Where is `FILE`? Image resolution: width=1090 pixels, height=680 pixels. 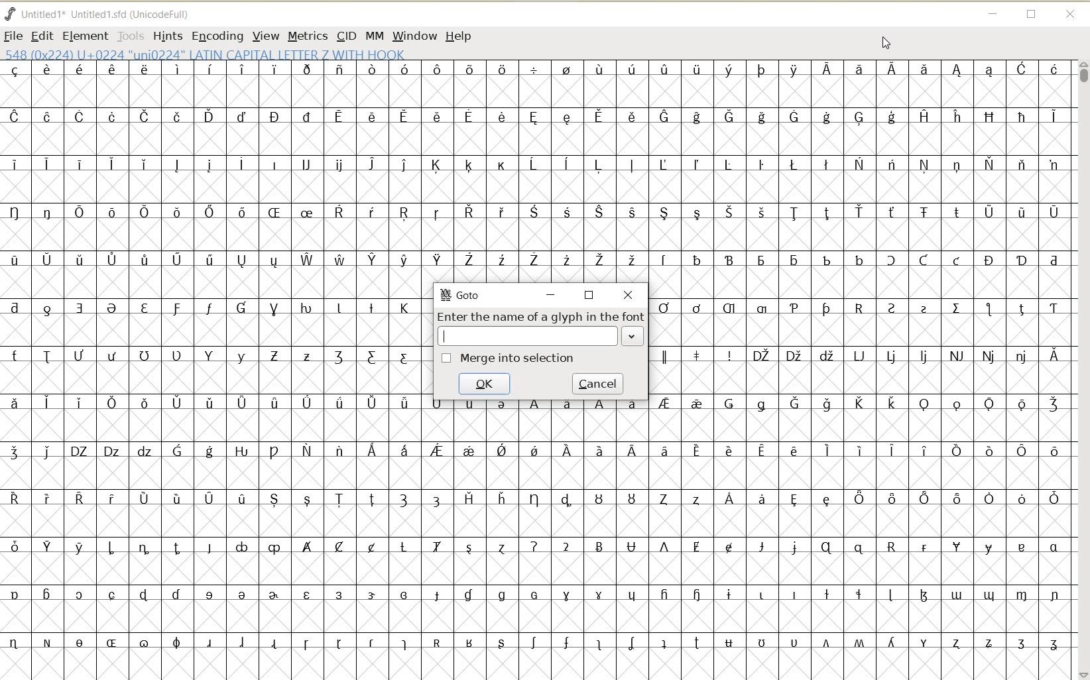 FILE is located at coordinates (13, 36).